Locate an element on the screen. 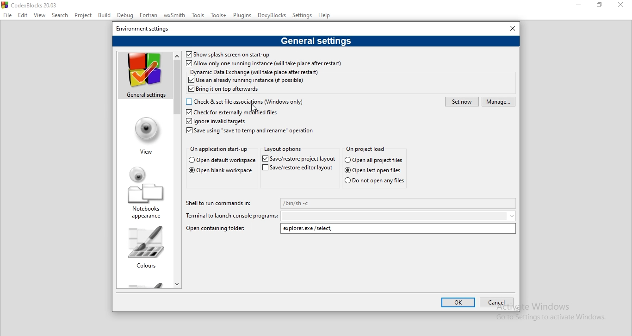 The width and height of the screenshot is (632, 336). explorer.exe/select is located at coordinates (398, 229).